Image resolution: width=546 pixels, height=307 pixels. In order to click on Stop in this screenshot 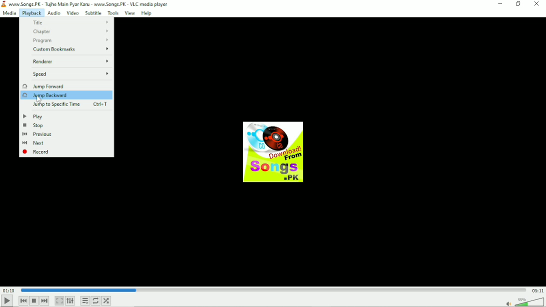, I will do `click(33, 125)`.